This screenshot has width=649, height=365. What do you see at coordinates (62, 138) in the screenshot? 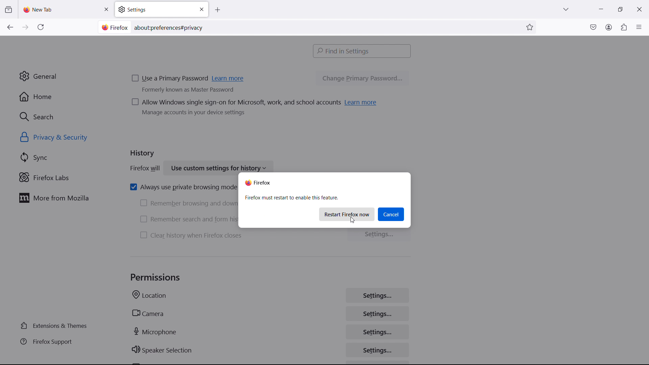
I see `privacy and security option selected` at bounding box center [62, 138].